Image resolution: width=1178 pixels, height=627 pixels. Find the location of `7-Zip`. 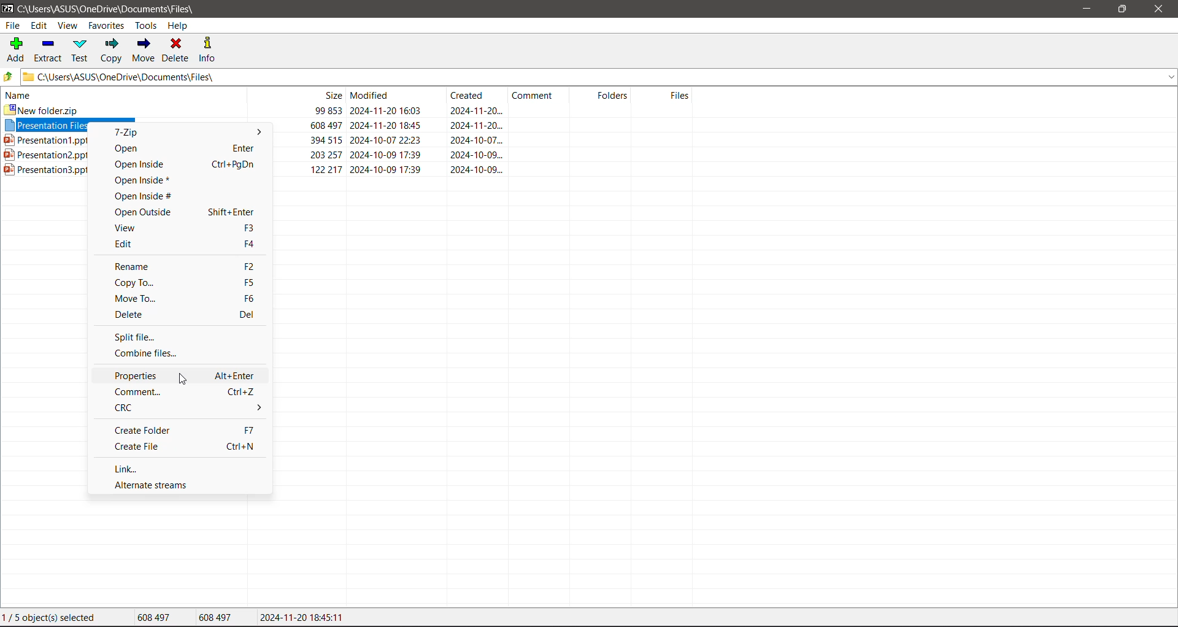

7-Zip is located at coordinates (137, 132).